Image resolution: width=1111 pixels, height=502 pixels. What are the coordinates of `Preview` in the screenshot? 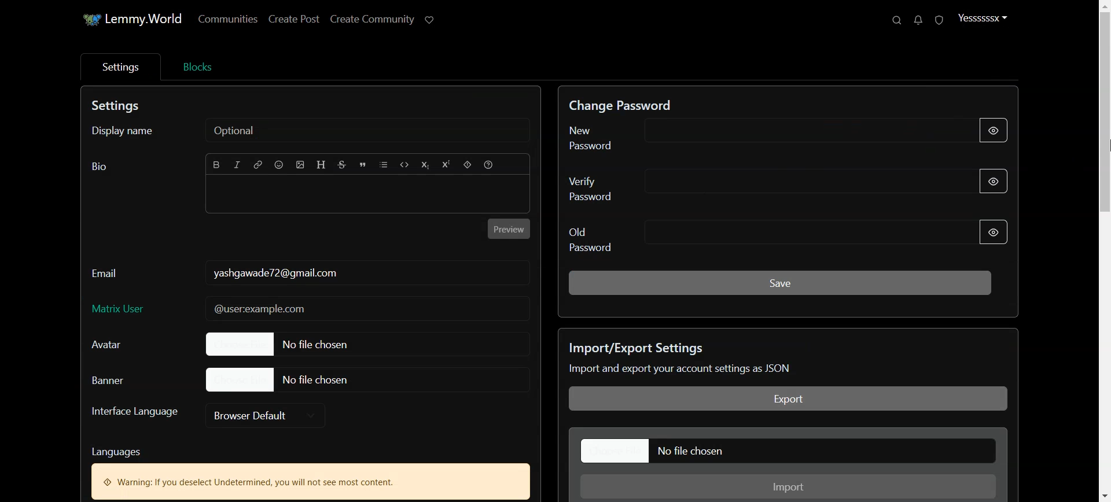 It's located at (508, 229).